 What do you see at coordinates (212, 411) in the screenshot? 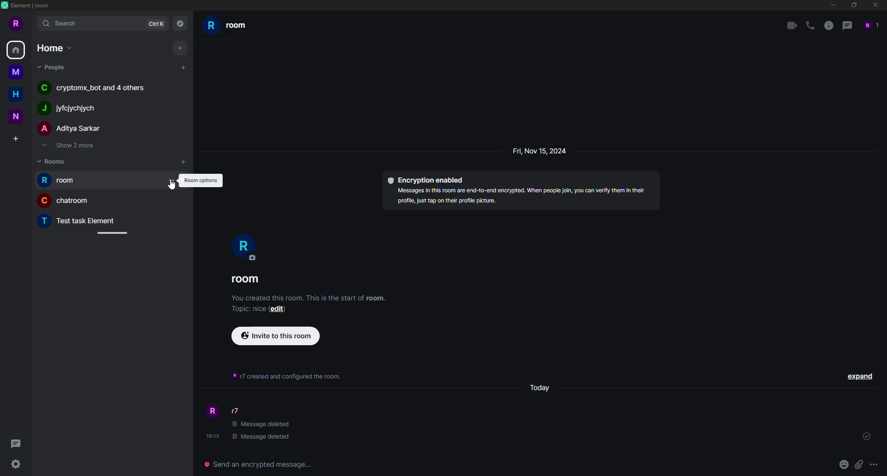
I see `profile` at bounding box center [212, 411].